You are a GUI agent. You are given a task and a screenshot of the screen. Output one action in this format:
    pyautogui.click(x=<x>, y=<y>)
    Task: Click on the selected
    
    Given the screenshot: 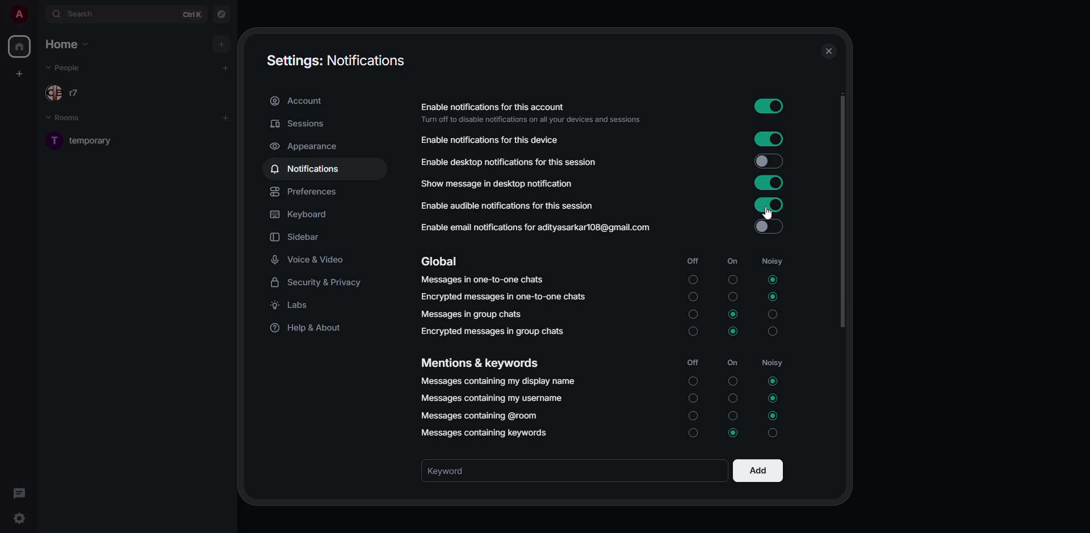 What is the action you would take?
    pyautogui.click(x=733, y=432)
    